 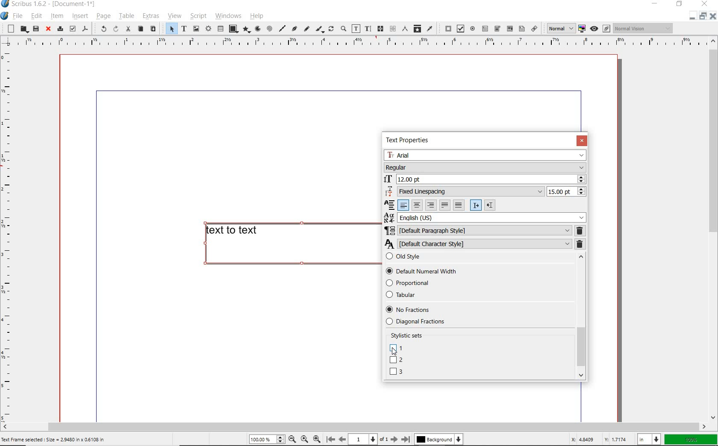 I want to click on pdf check box, so click(x=460, y=29).